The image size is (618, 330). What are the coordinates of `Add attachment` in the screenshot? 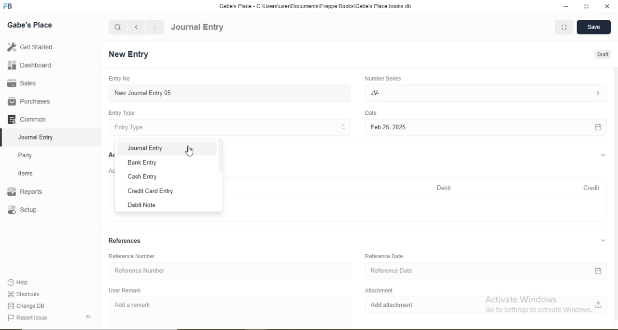 It's located at (486, 305).